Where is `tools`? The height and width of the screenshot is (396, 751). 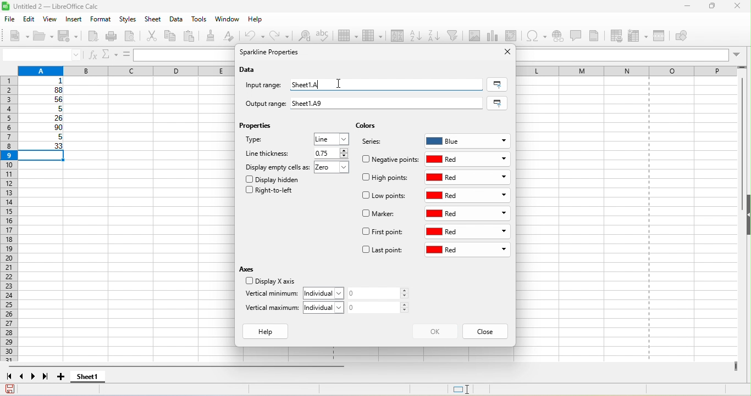 tools is located at coordinates (202, 20).